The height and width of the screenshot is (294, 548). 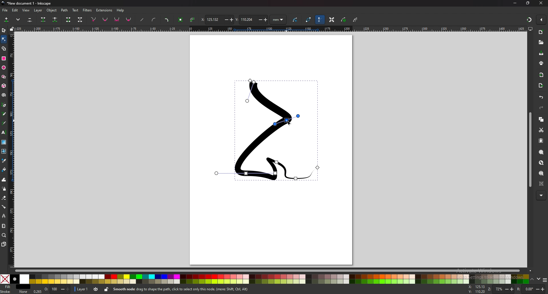 I want to click on path, so click(x=65, y=10).